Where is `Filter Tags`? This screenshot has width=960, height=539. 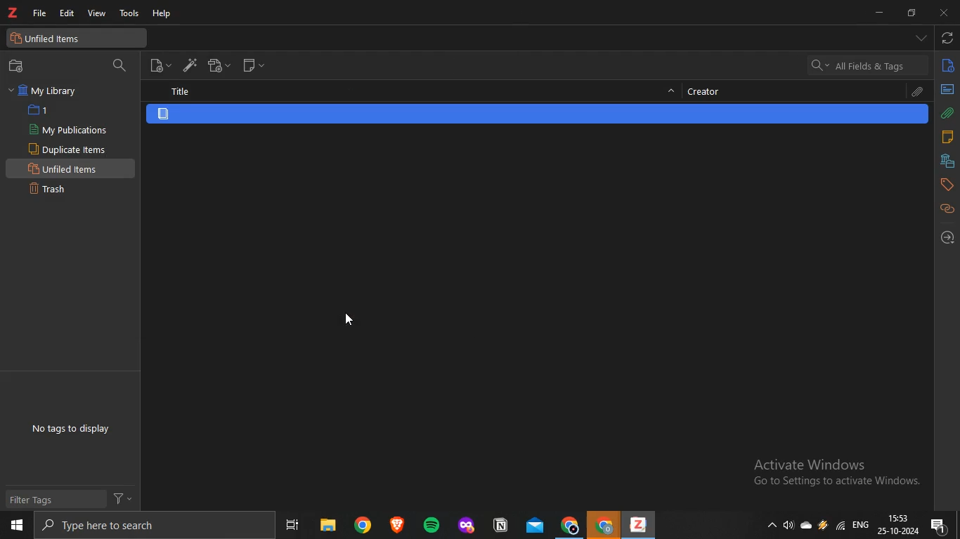 Filter Tags is located at coordinates (41, 500).